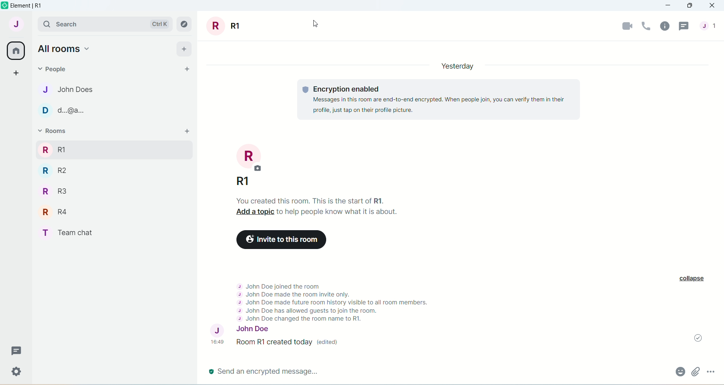 The height and width of the screenshot is (385, 724). I want to click on Yesterday, so click(461, 66).